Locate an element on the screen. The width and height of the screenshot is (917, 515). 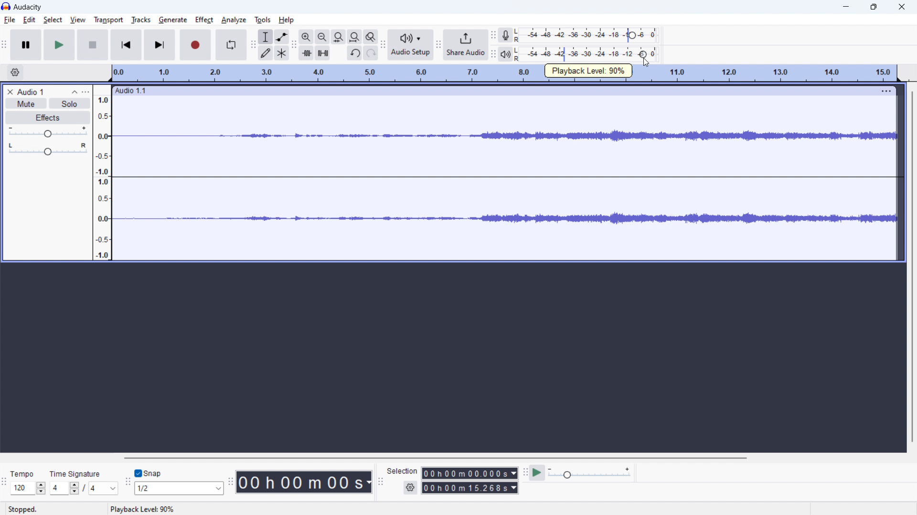
menu is located at coordinates (887, 90).